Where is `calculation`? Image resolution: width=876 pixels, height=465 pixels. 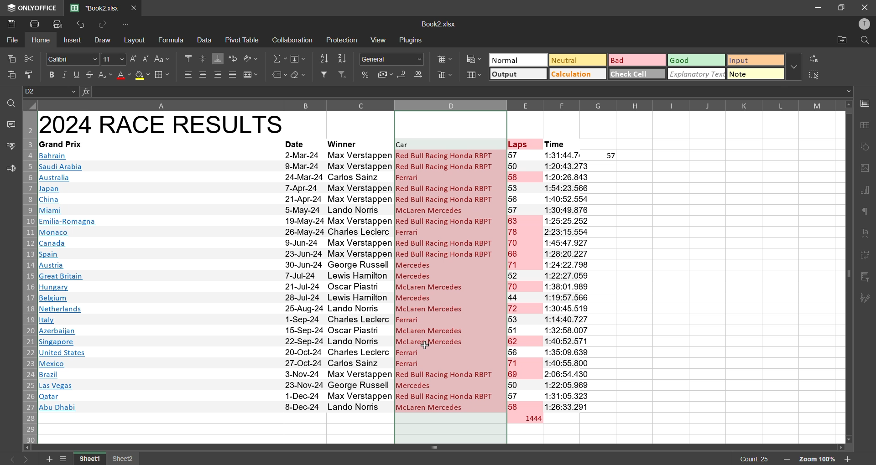 calculation is located at coordinates (575, 73).